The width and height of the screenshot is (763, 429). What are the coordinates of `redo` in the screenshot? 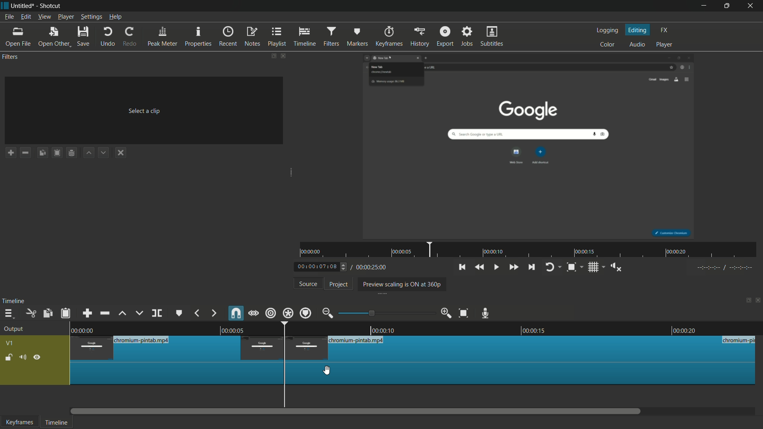 It's located at (130, 36).